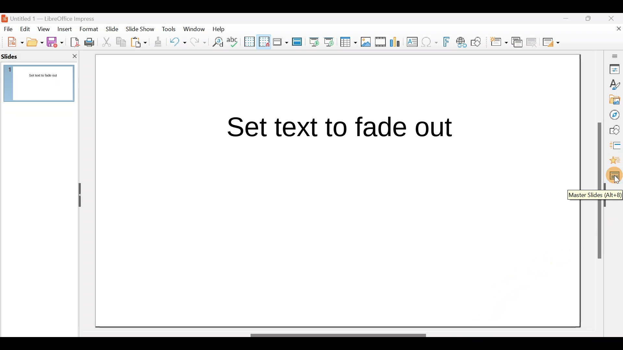 The image size is (623, 350). What do you see at coordinates (26, 29) in the screenshot?
I see `Edit` at bounding box center [26, 29].